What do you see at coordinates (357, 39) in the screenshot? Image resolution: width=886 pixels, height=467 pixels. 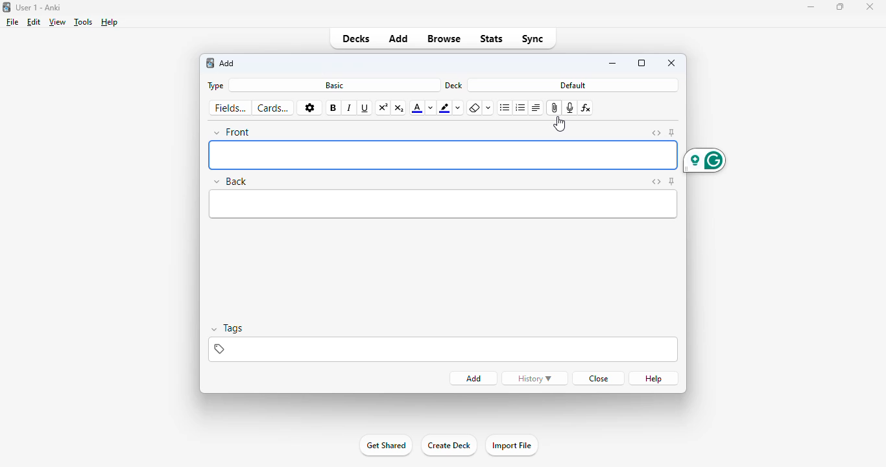 I see `decks` at bounding box center [357, 39].